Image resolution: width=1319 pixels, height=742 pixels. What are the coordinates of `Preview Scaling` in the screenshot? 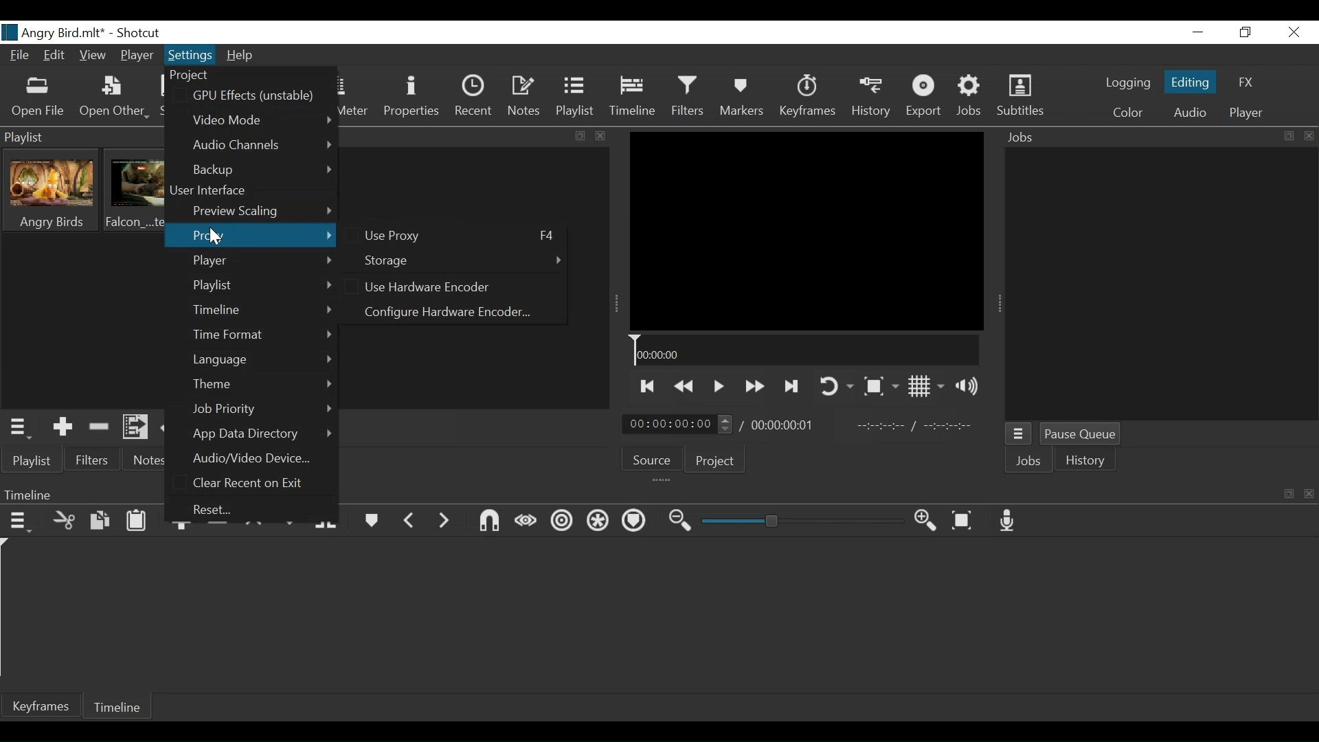 It's located at (261, 212).